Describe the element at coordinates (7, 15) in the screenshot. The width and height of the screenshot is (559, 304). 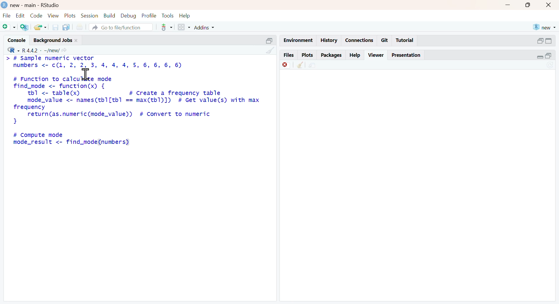
I see `file` at that location.